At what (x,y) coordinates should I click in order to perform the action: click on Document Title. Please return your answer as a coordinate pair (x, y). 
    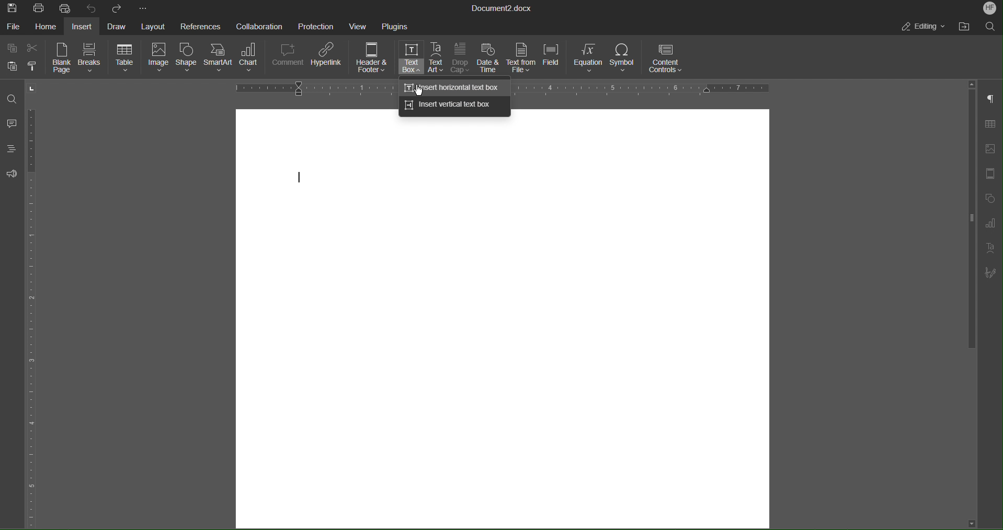
    Looking at the image, I should click on (502, 7).